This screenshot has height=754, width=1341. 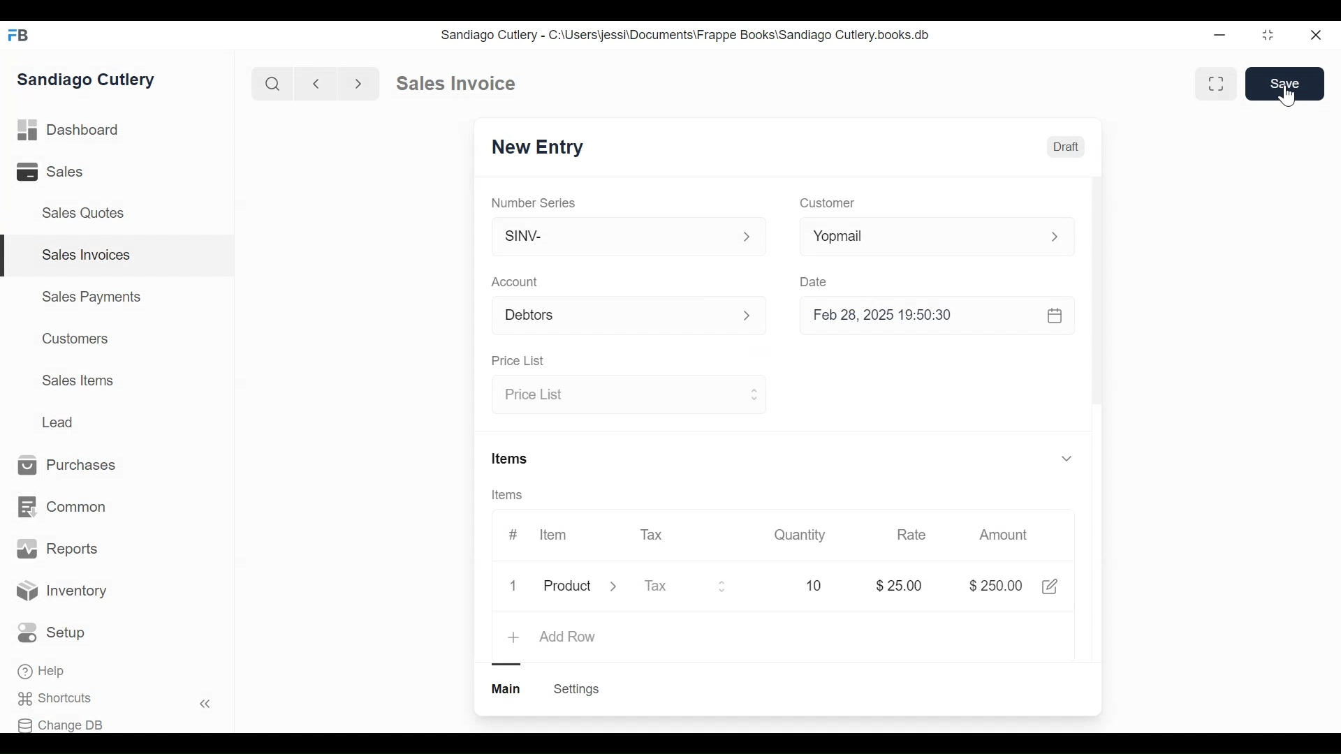 What do you see at coordinates (1218, 83) in the screenshot?
I see `fullscreen` at bounding box center [1218, 83].